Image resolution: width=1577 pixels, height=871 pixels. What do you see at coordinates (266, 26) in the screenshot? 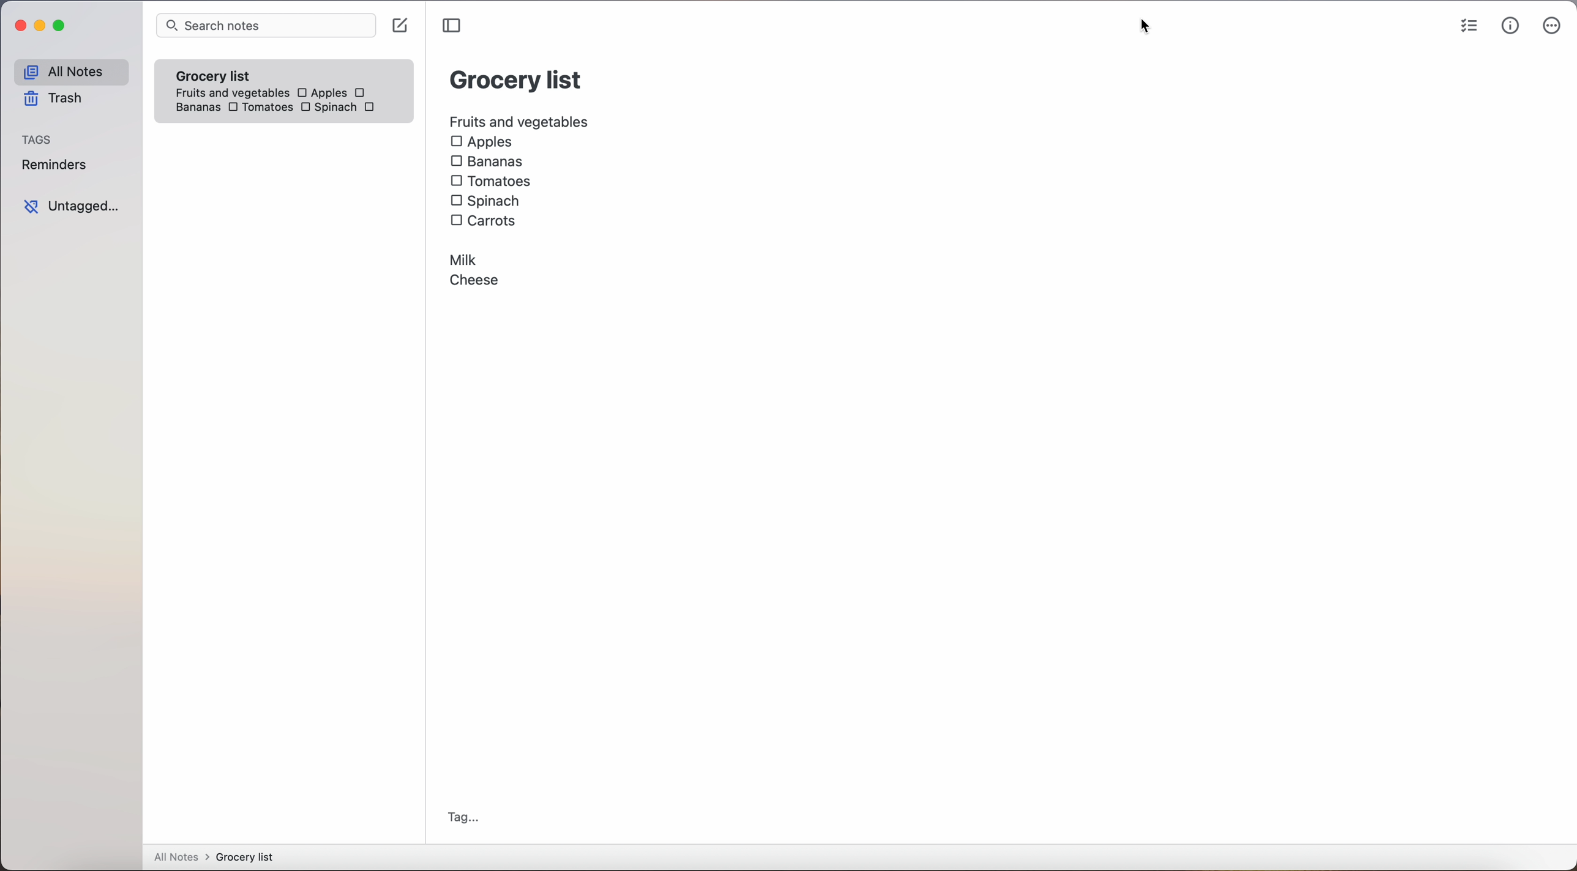
I see `search notes` at bounding box center [266, 26].